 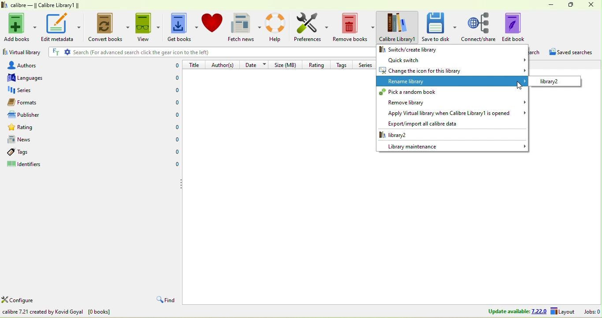 What do you see at coordinates (354, 28) in the screenshot?
I see `remove books` at bounding box center [354, 28].